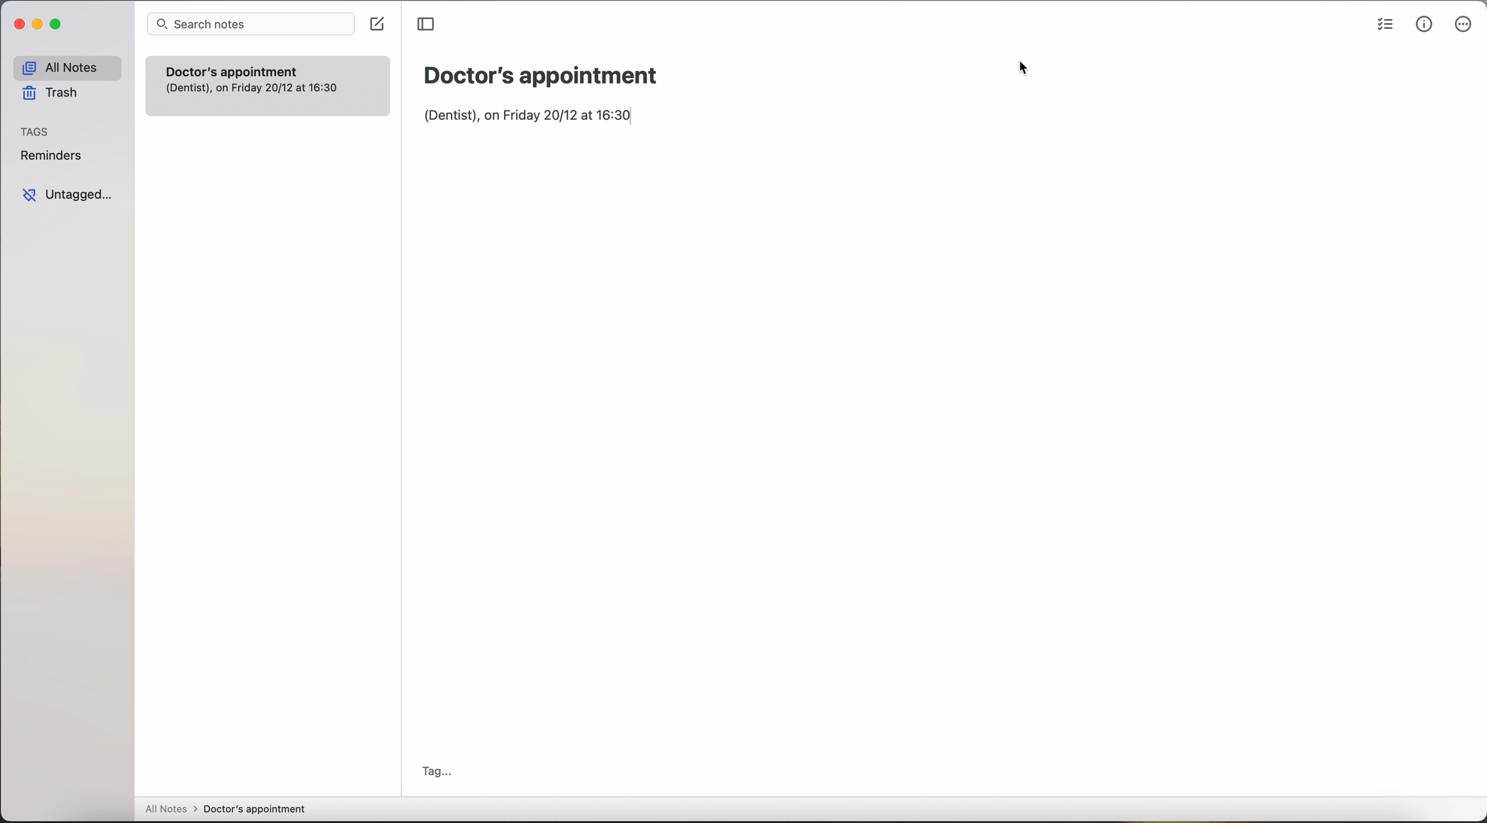 Image resolution: width=1487 pixels, height=823 pixels. What do you see at coordinates (36, 132) in the screenshot?
I see `Tags` at bounding box center [36, 132].